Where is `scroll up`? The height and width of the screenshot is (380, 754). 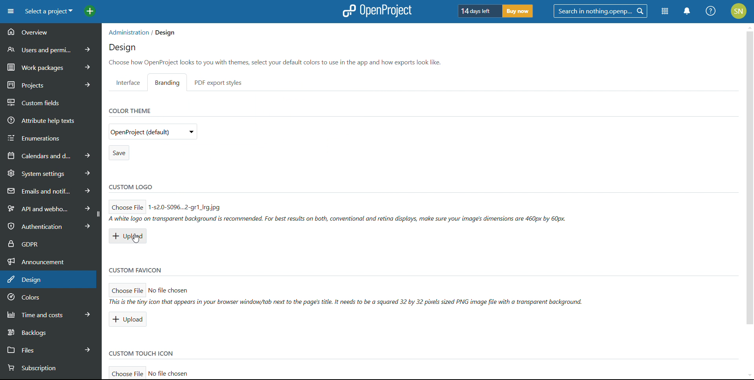 scroll up is located at coordinates (749, 26).